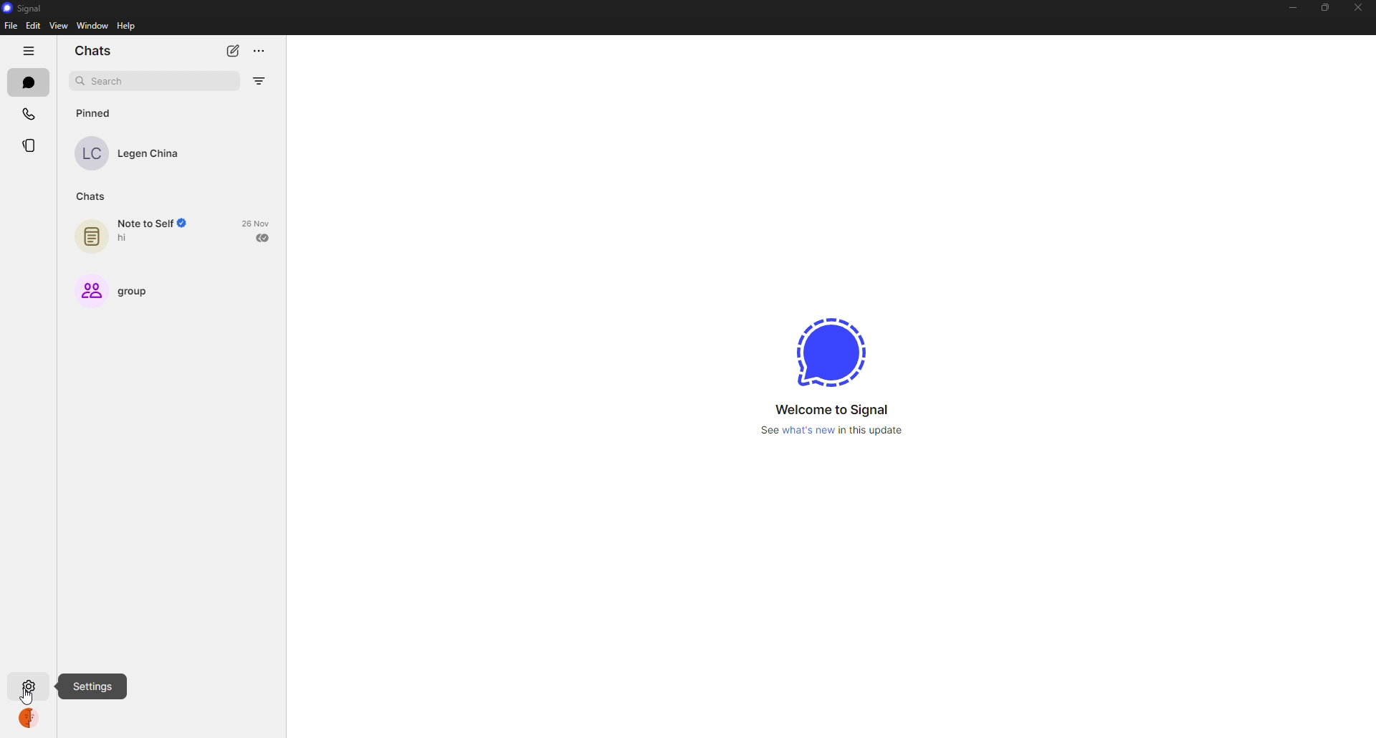 This screenshot has width=1376, height=738. What do you see at coordinates (31, 51) in the screenshot?
I see `hide tabs` at bounding box center [31, 51].